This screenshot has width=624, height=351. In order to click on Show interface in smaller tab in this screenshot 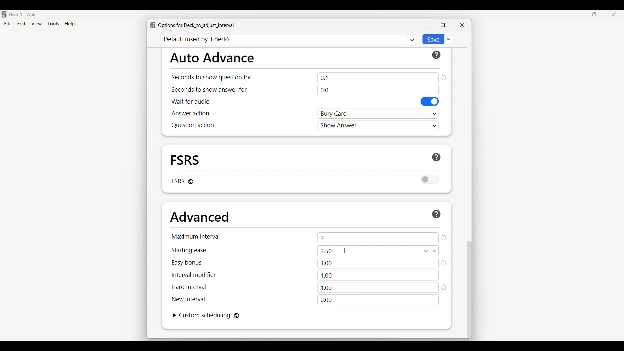, I will do `click(595, 14)`.